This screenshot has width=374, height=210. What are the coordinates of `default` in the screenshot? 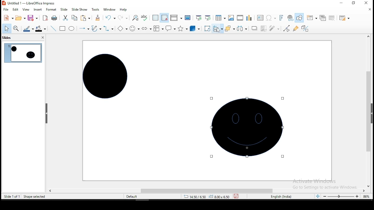 It's located at (132, 196).